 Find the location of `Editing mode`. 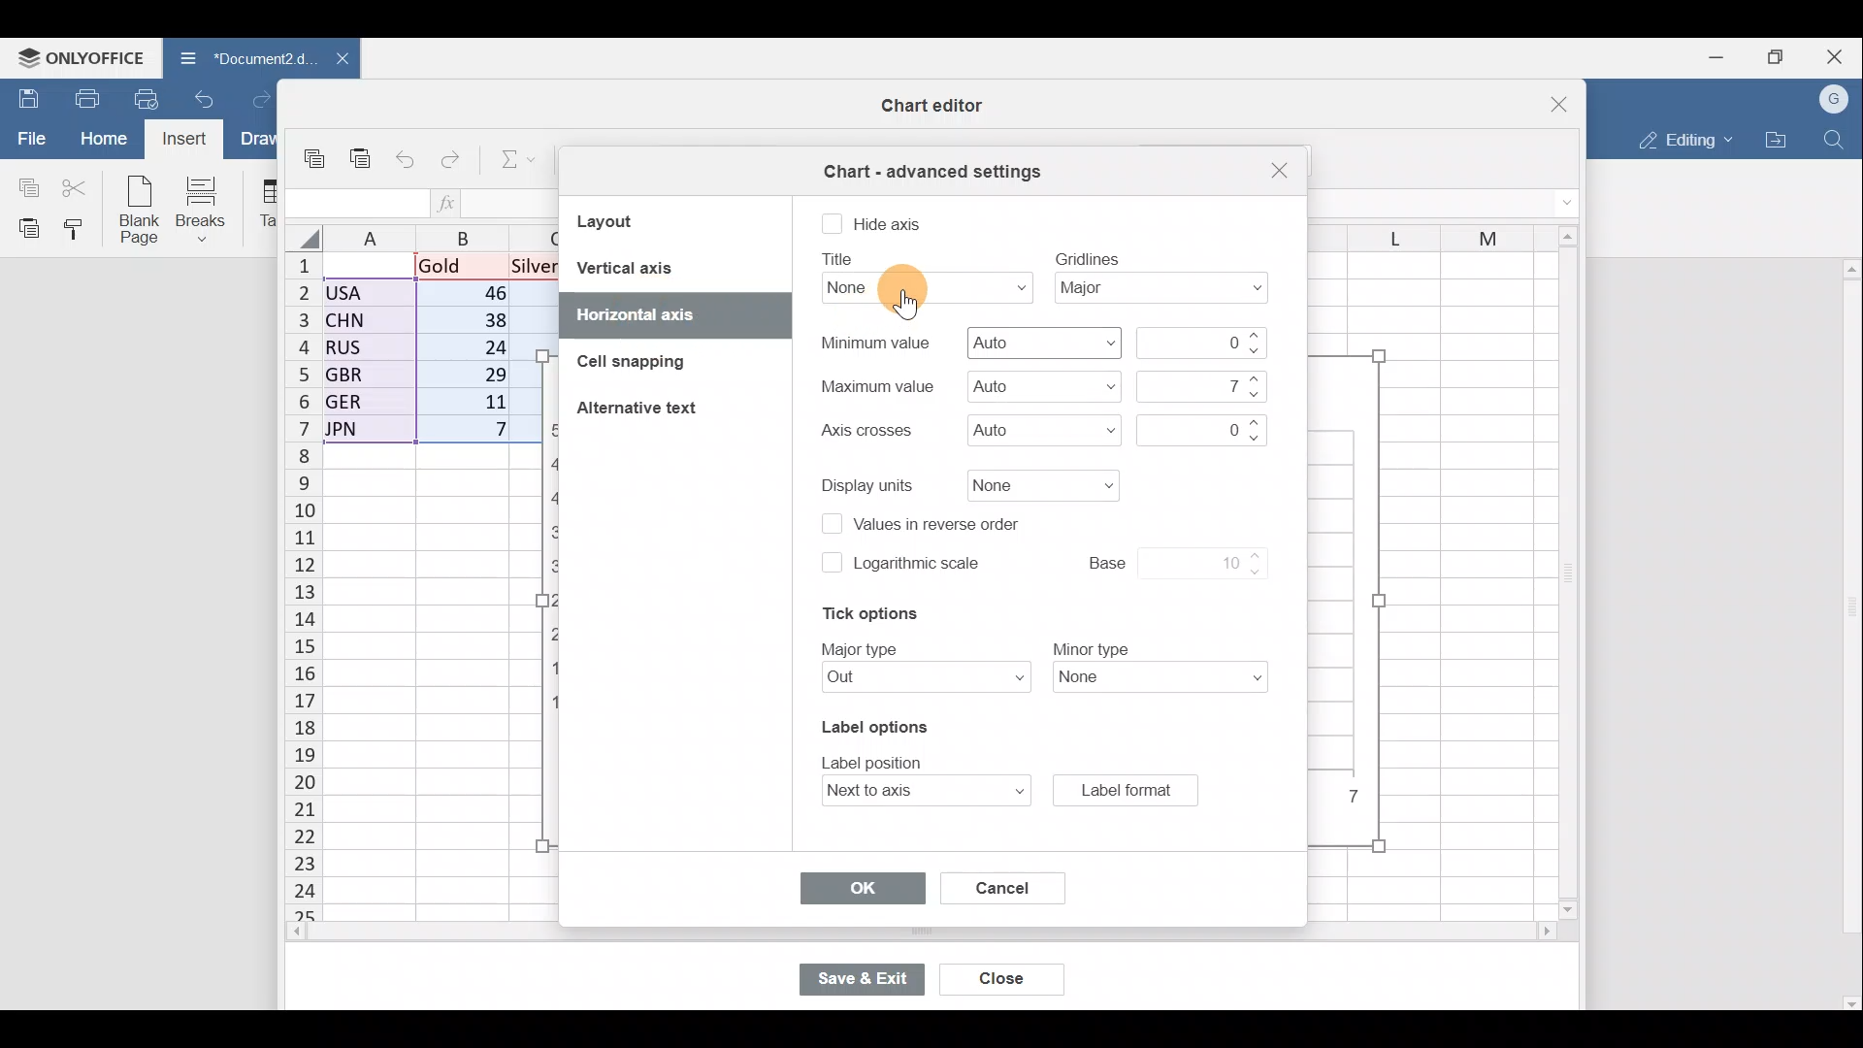

Editing mode is located at coordinates (1681, 140).